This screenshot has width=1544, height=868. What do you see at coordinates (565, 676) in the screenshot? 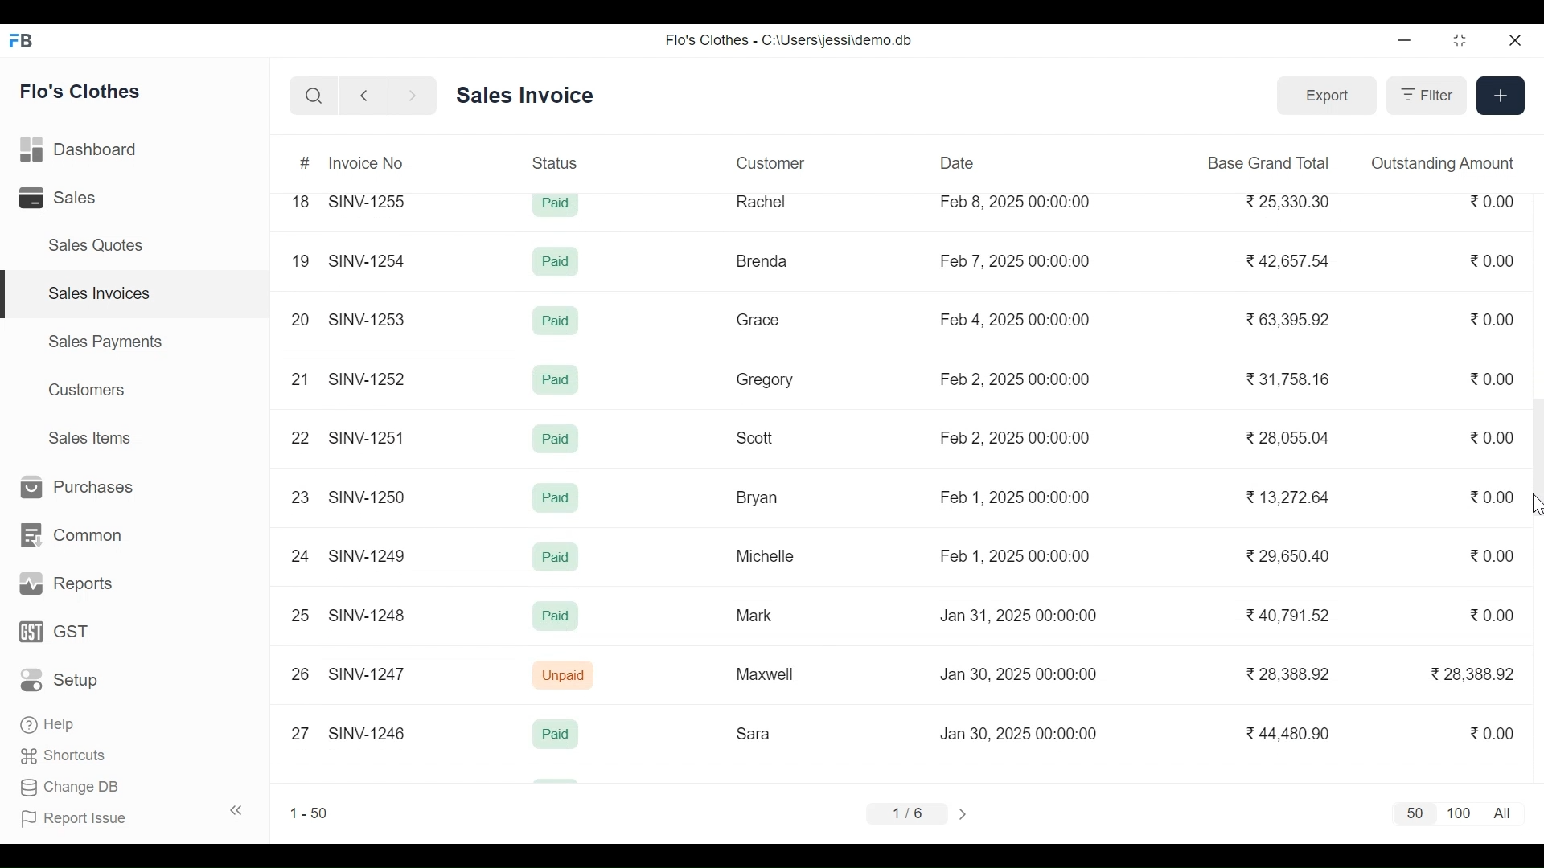
I see `Unpaid` at bounding box center [565, 676].